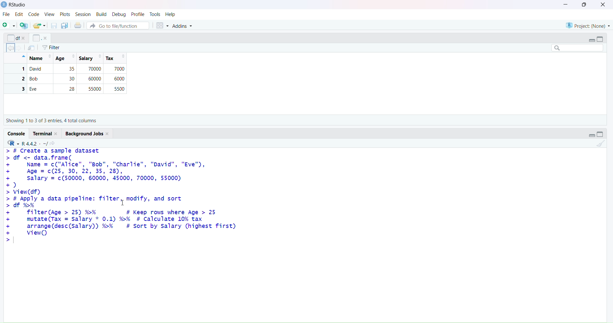  What do you see at coordinates (563, 4) in the screenshot?
I see `minimize` at bounding box center [563, 4].